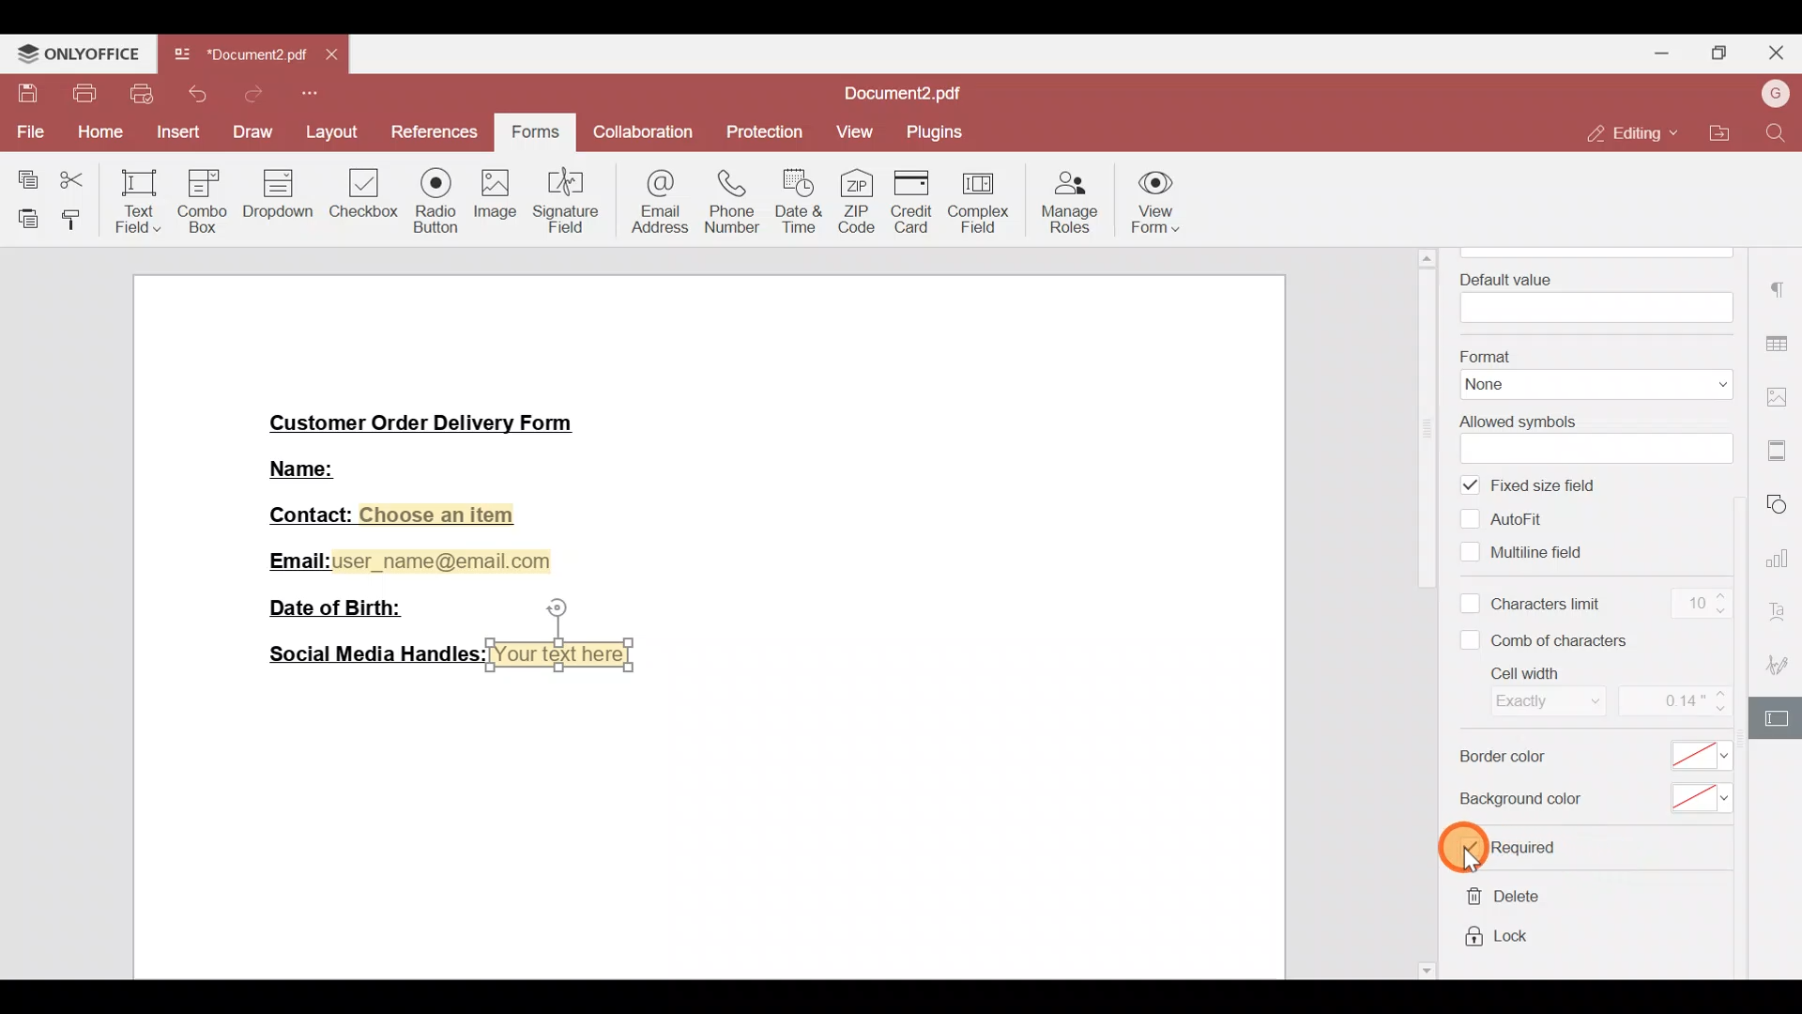  Describe the element at coordinates (1499, 940) in the screenshot. I see `Lock` at that location.